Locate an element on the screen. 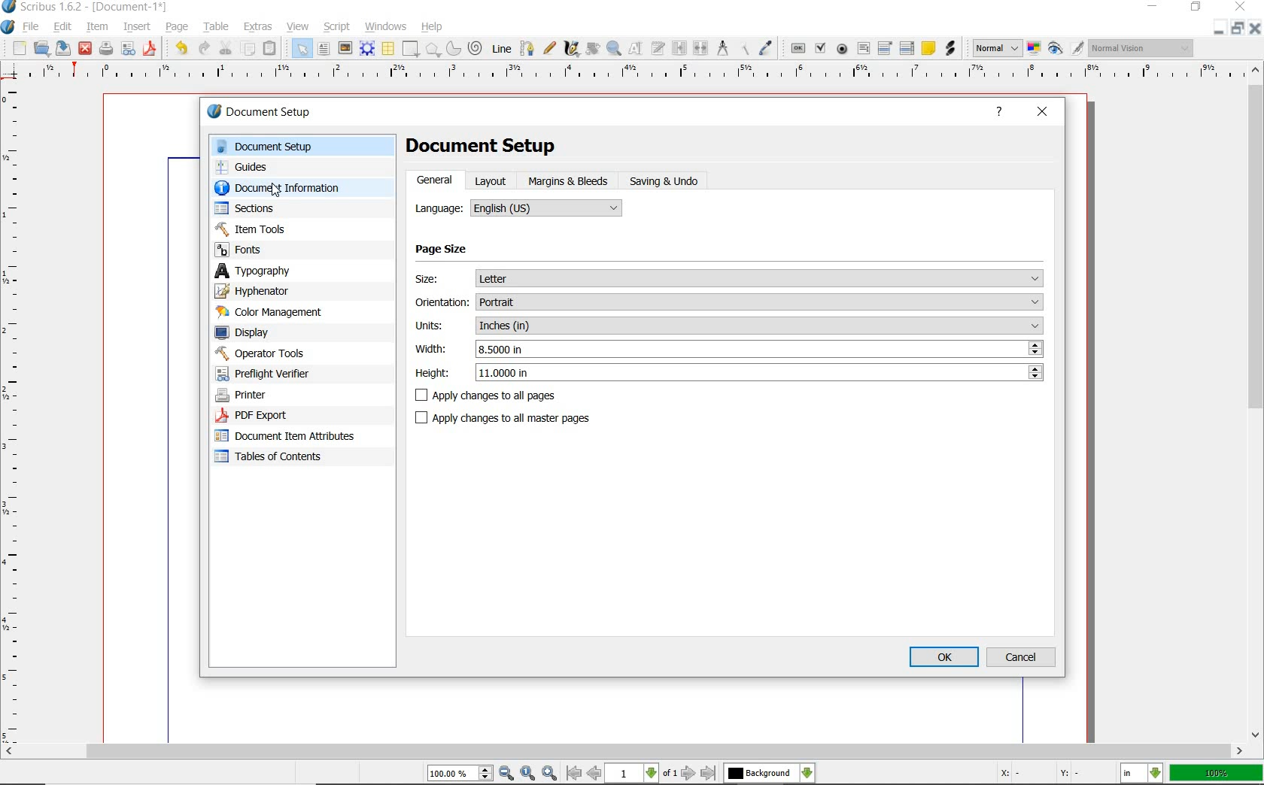 This screenshot has height=785, width=1264. shape is located at coordinates (433, 49).